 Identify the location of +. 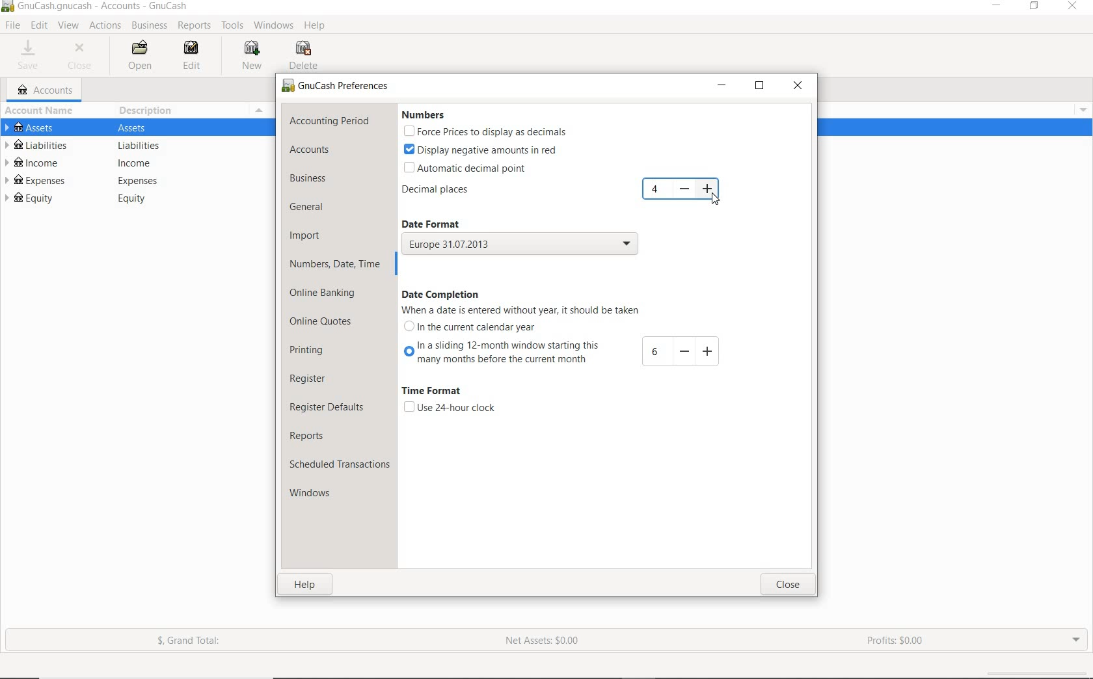
(709, 189).